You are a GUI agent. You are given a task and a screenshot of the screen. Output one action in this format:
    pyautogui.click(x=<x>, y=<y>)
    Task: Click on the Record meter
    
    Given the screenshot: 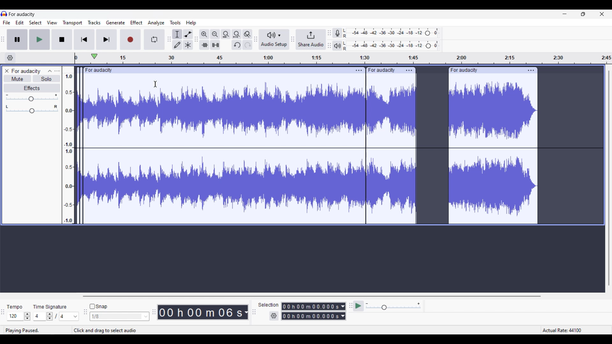 What is the action you would take?
    pyautogui.click(x=338, y=33)
    